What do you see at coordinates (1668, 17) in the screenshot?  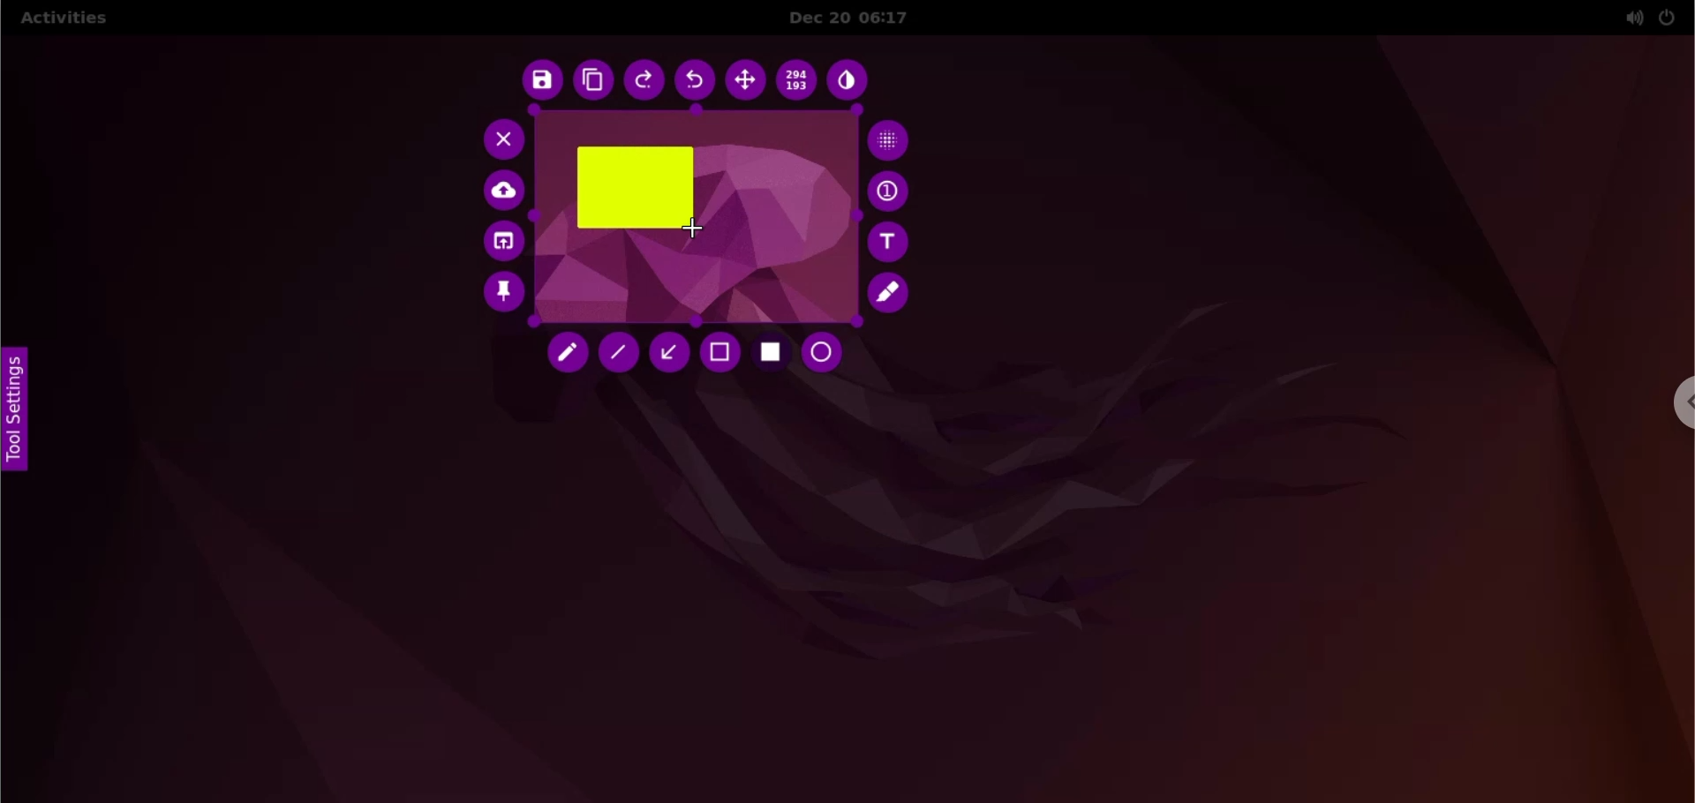 I see `power options` at bounding box center [1668, 17].